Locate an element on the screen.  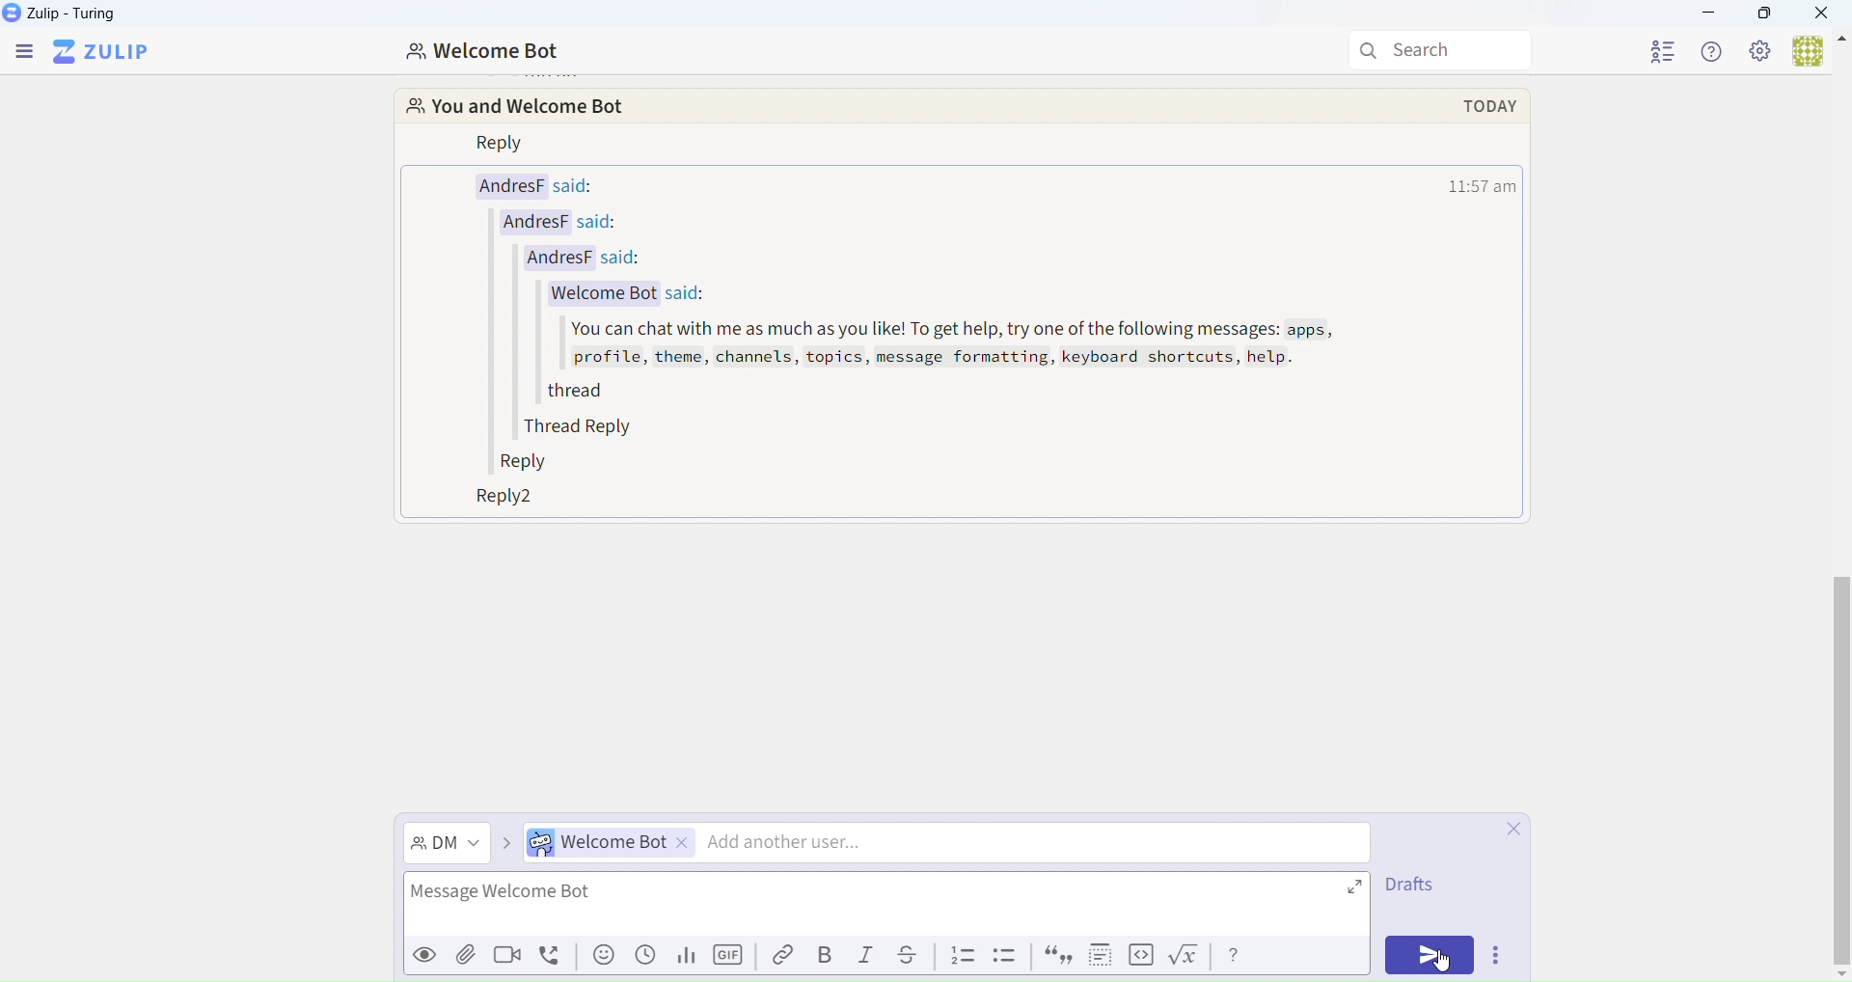
Italic is located at coordinates (868, 955).